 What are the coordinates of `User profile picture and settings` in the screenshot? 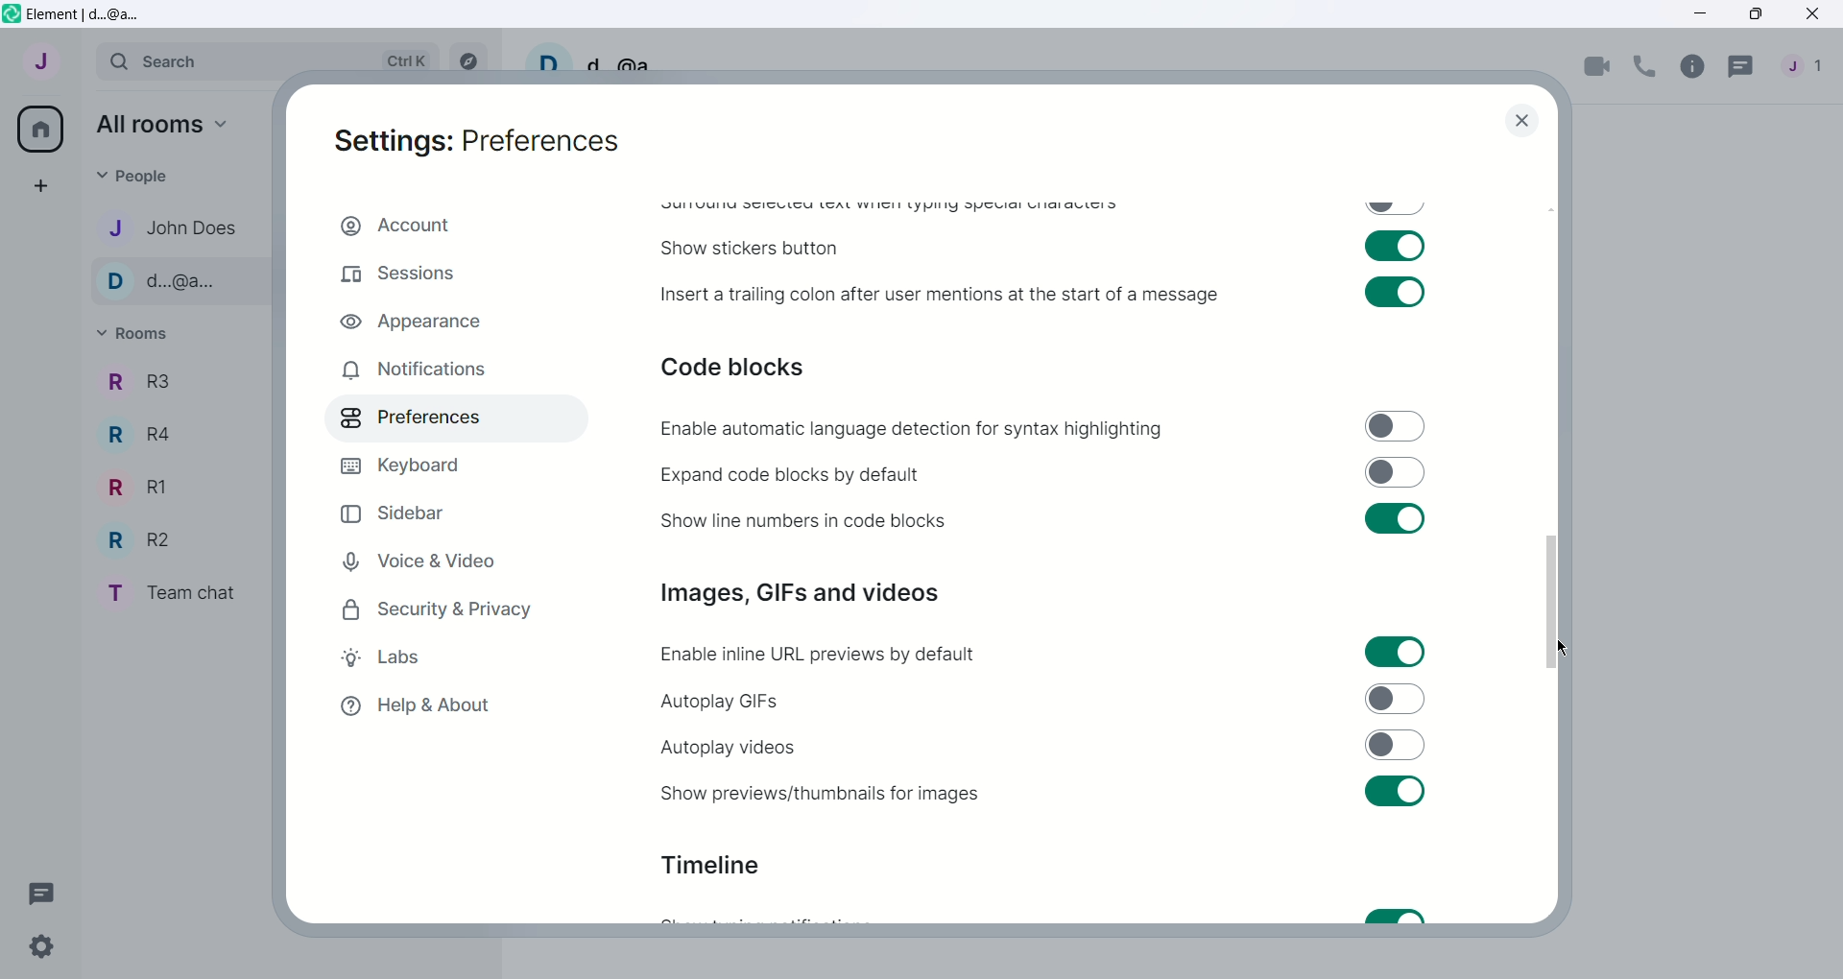 It's located at (548, 57).